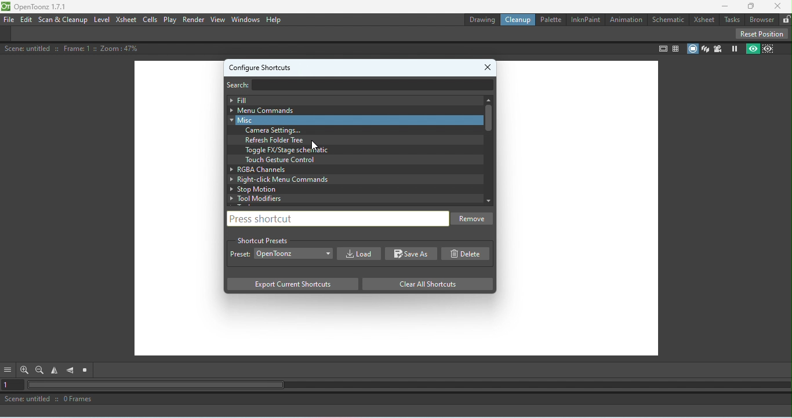  What do you see at coordinates (170, 20) in the screenshot?
I see `Play` at bounding box center [170, 20].